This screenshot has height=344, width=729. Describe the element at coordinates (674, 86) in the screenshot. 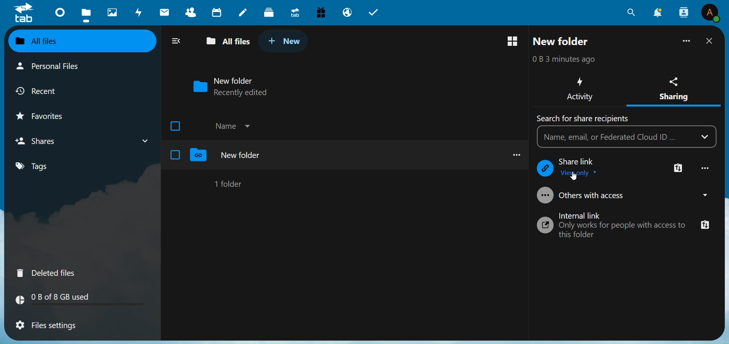

I see `Sharing` at that location.